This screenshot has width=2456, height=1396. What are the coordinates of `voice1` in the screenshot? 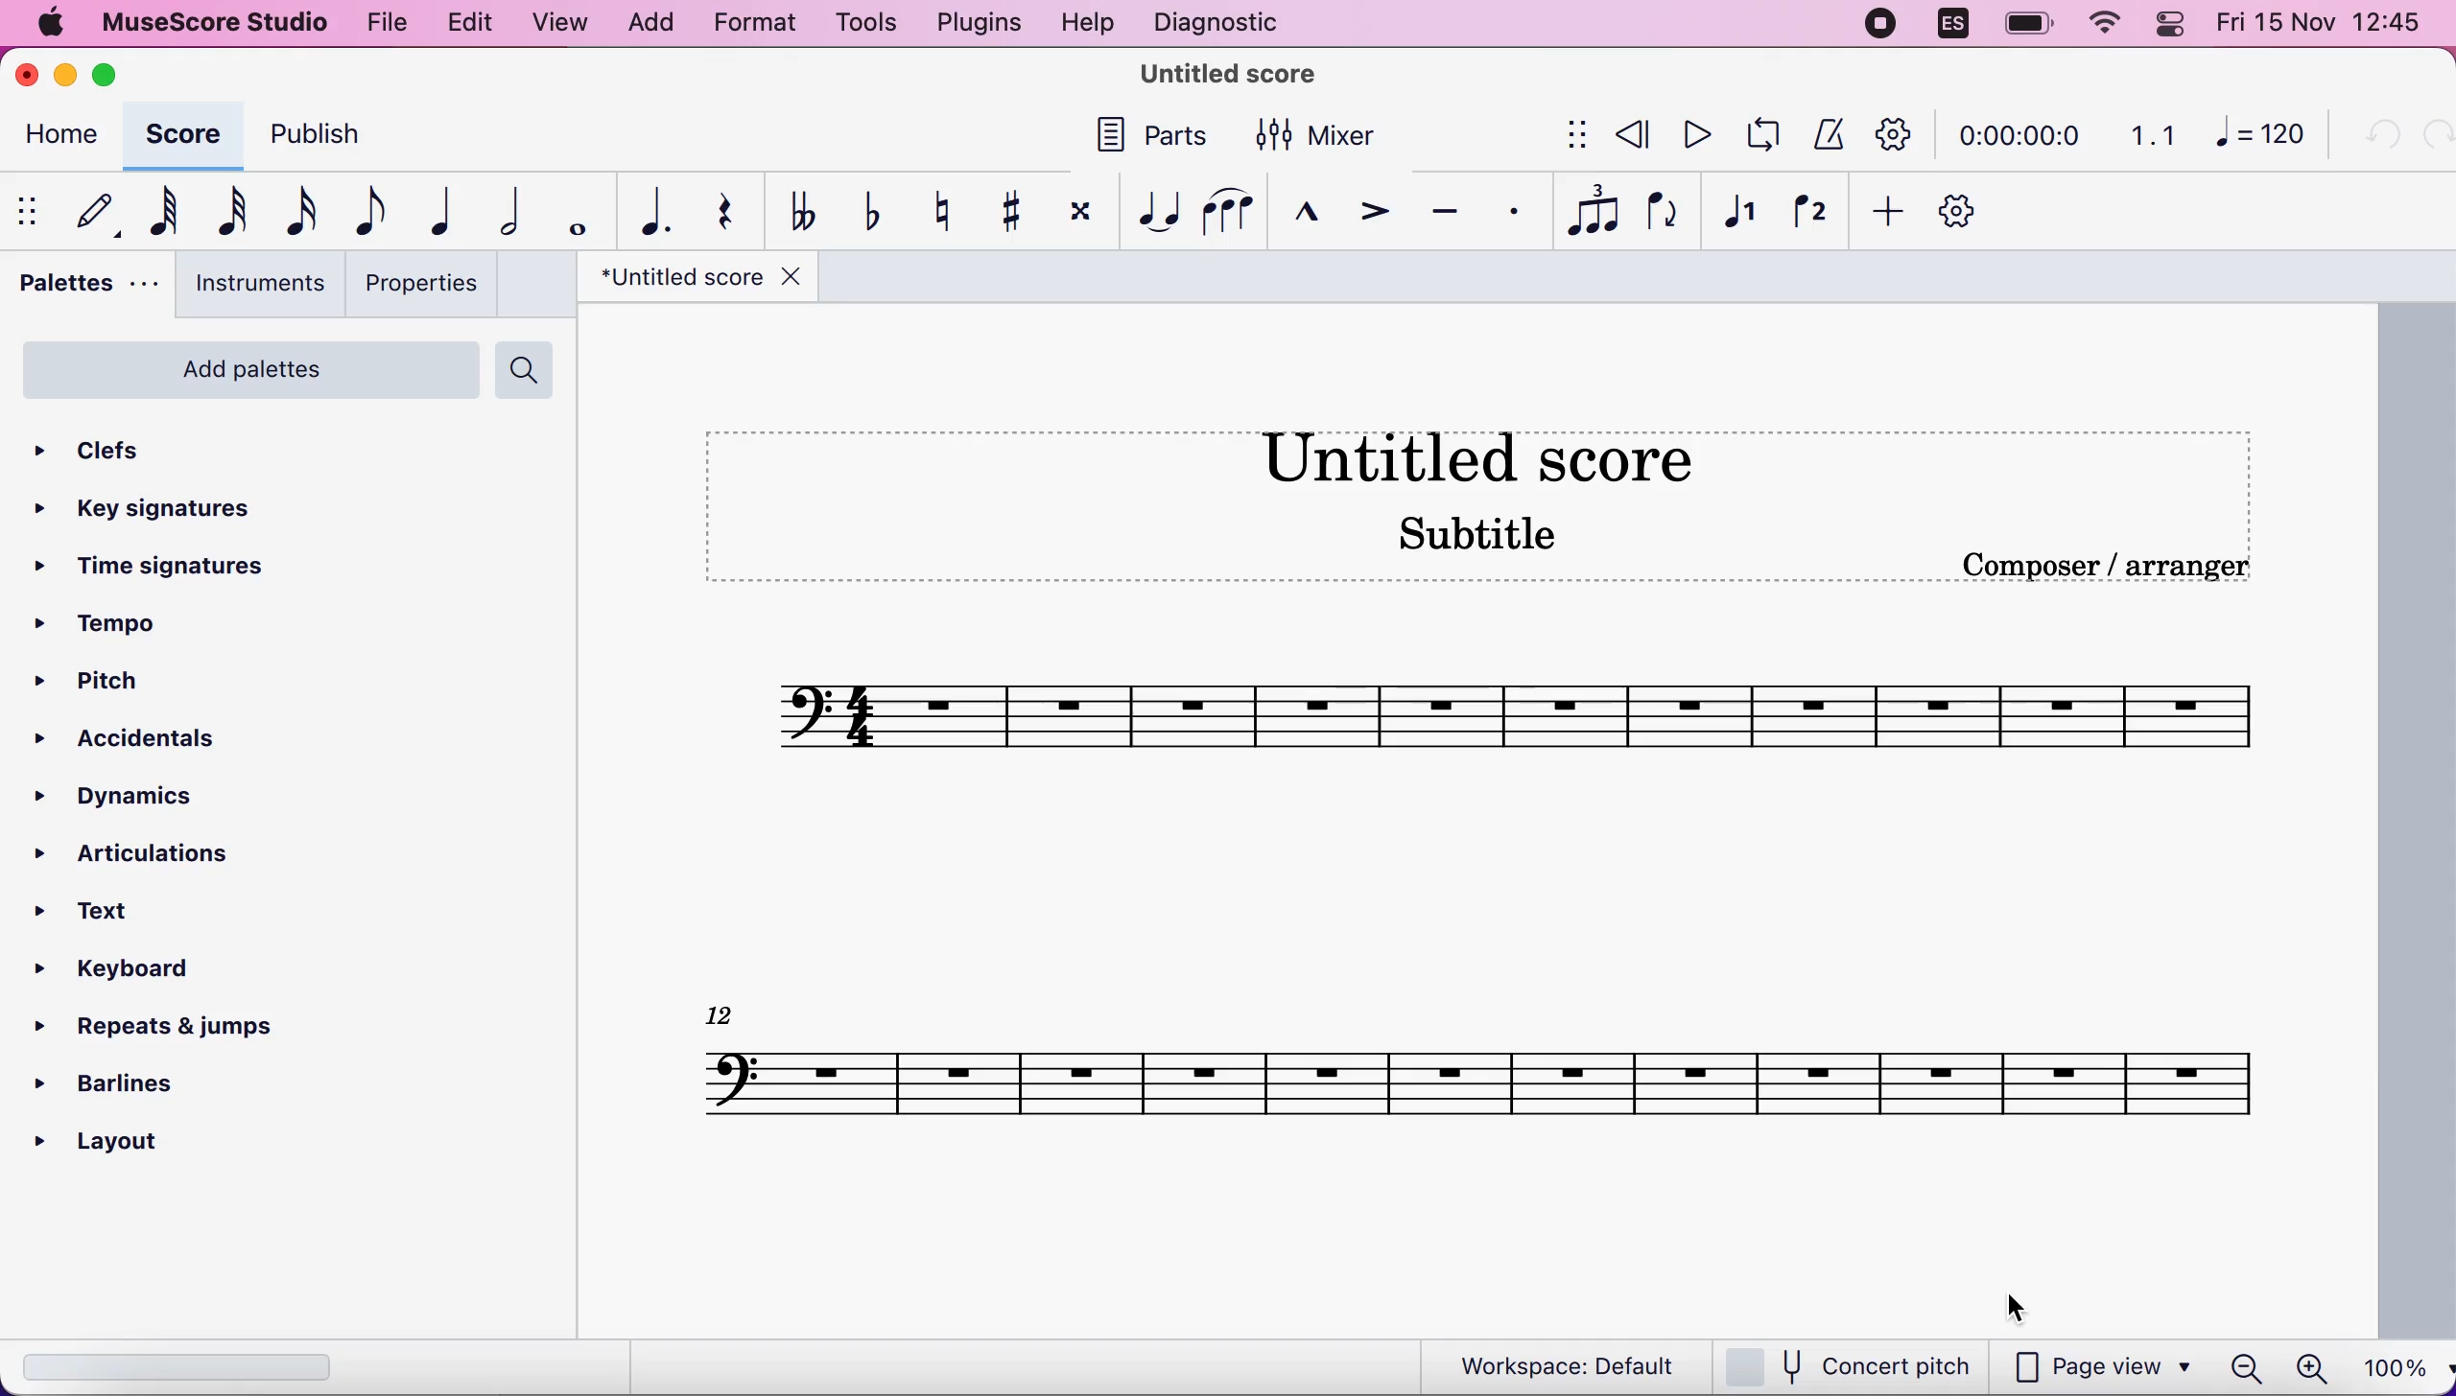 It's located at (1737, 207).